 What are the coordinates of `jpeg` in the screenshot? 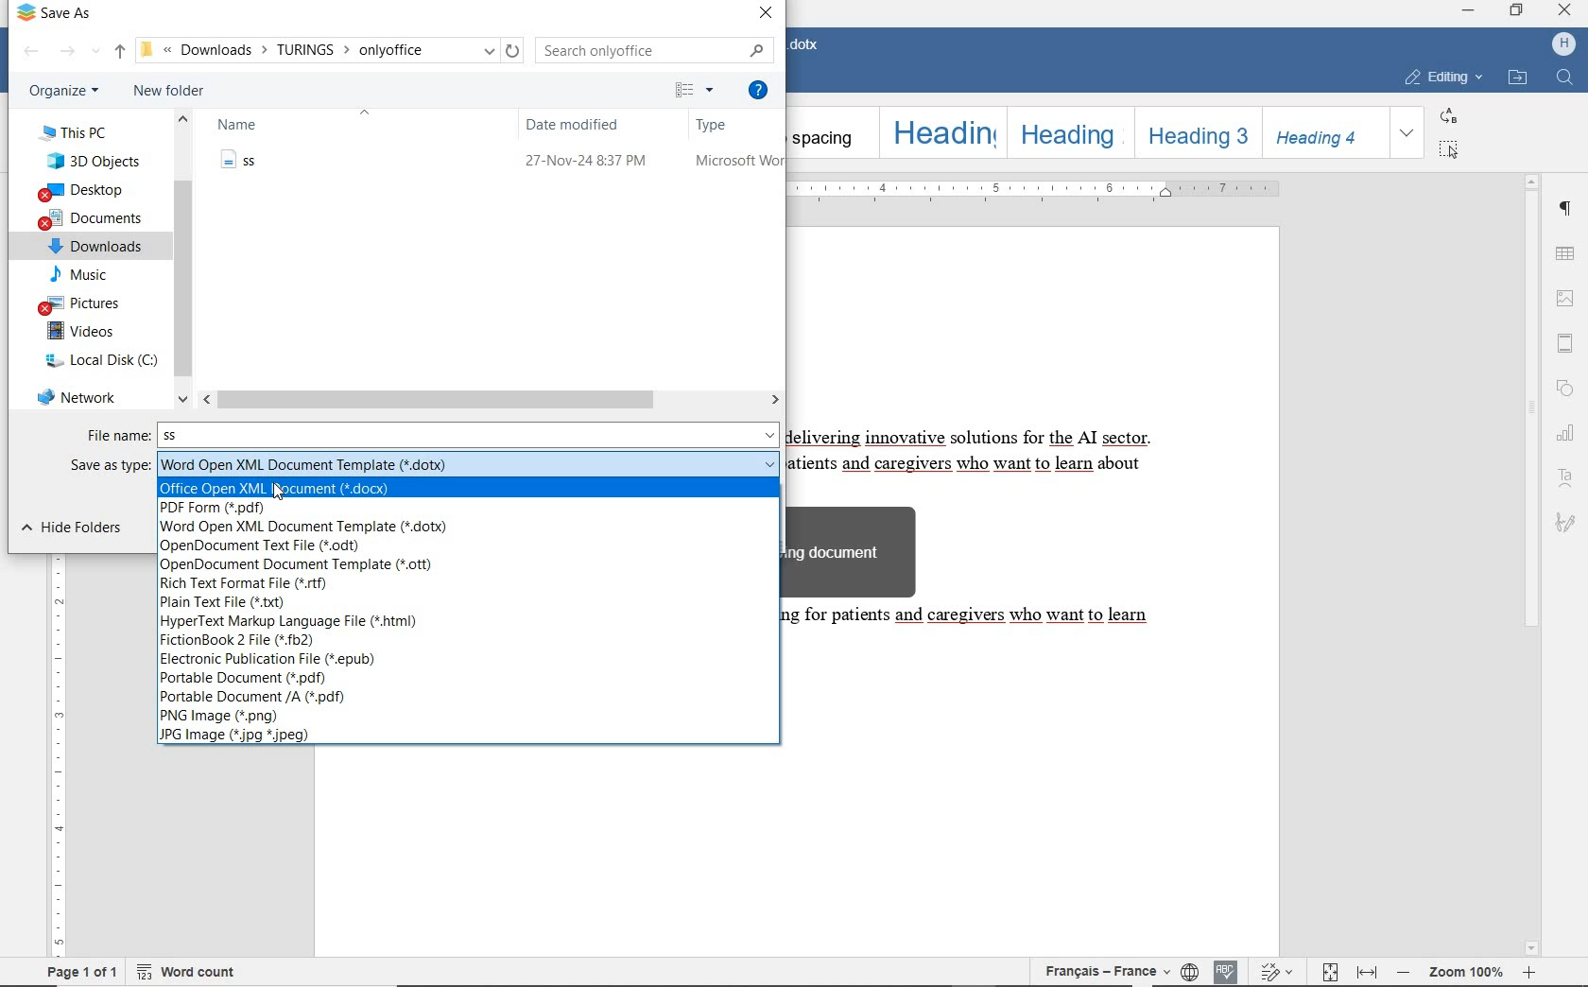 It's located at (238, 736).